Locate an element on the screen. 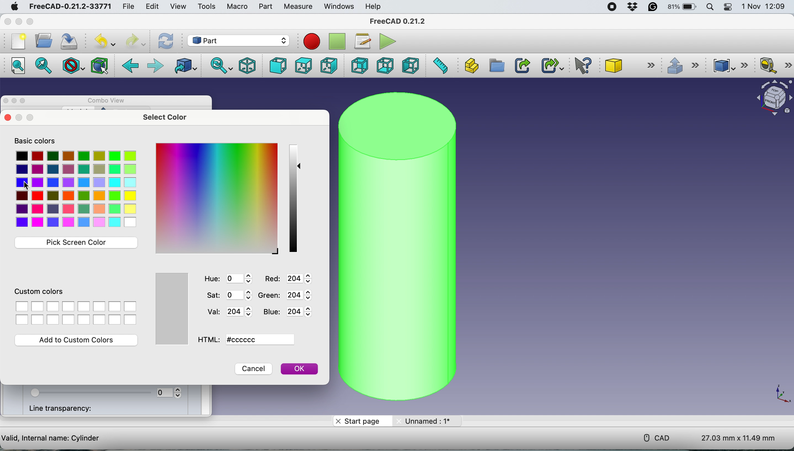  saturation is located at coordinates (230, 295).